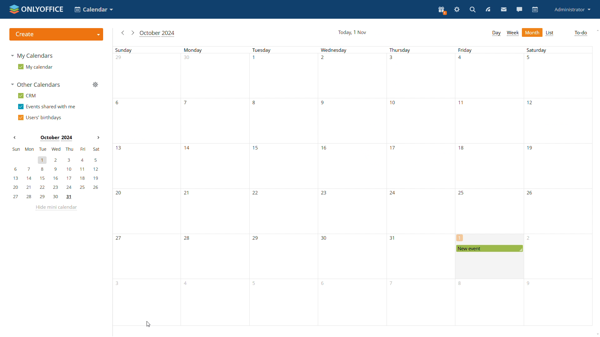  I want to click on Saturday, so click(557, 186).